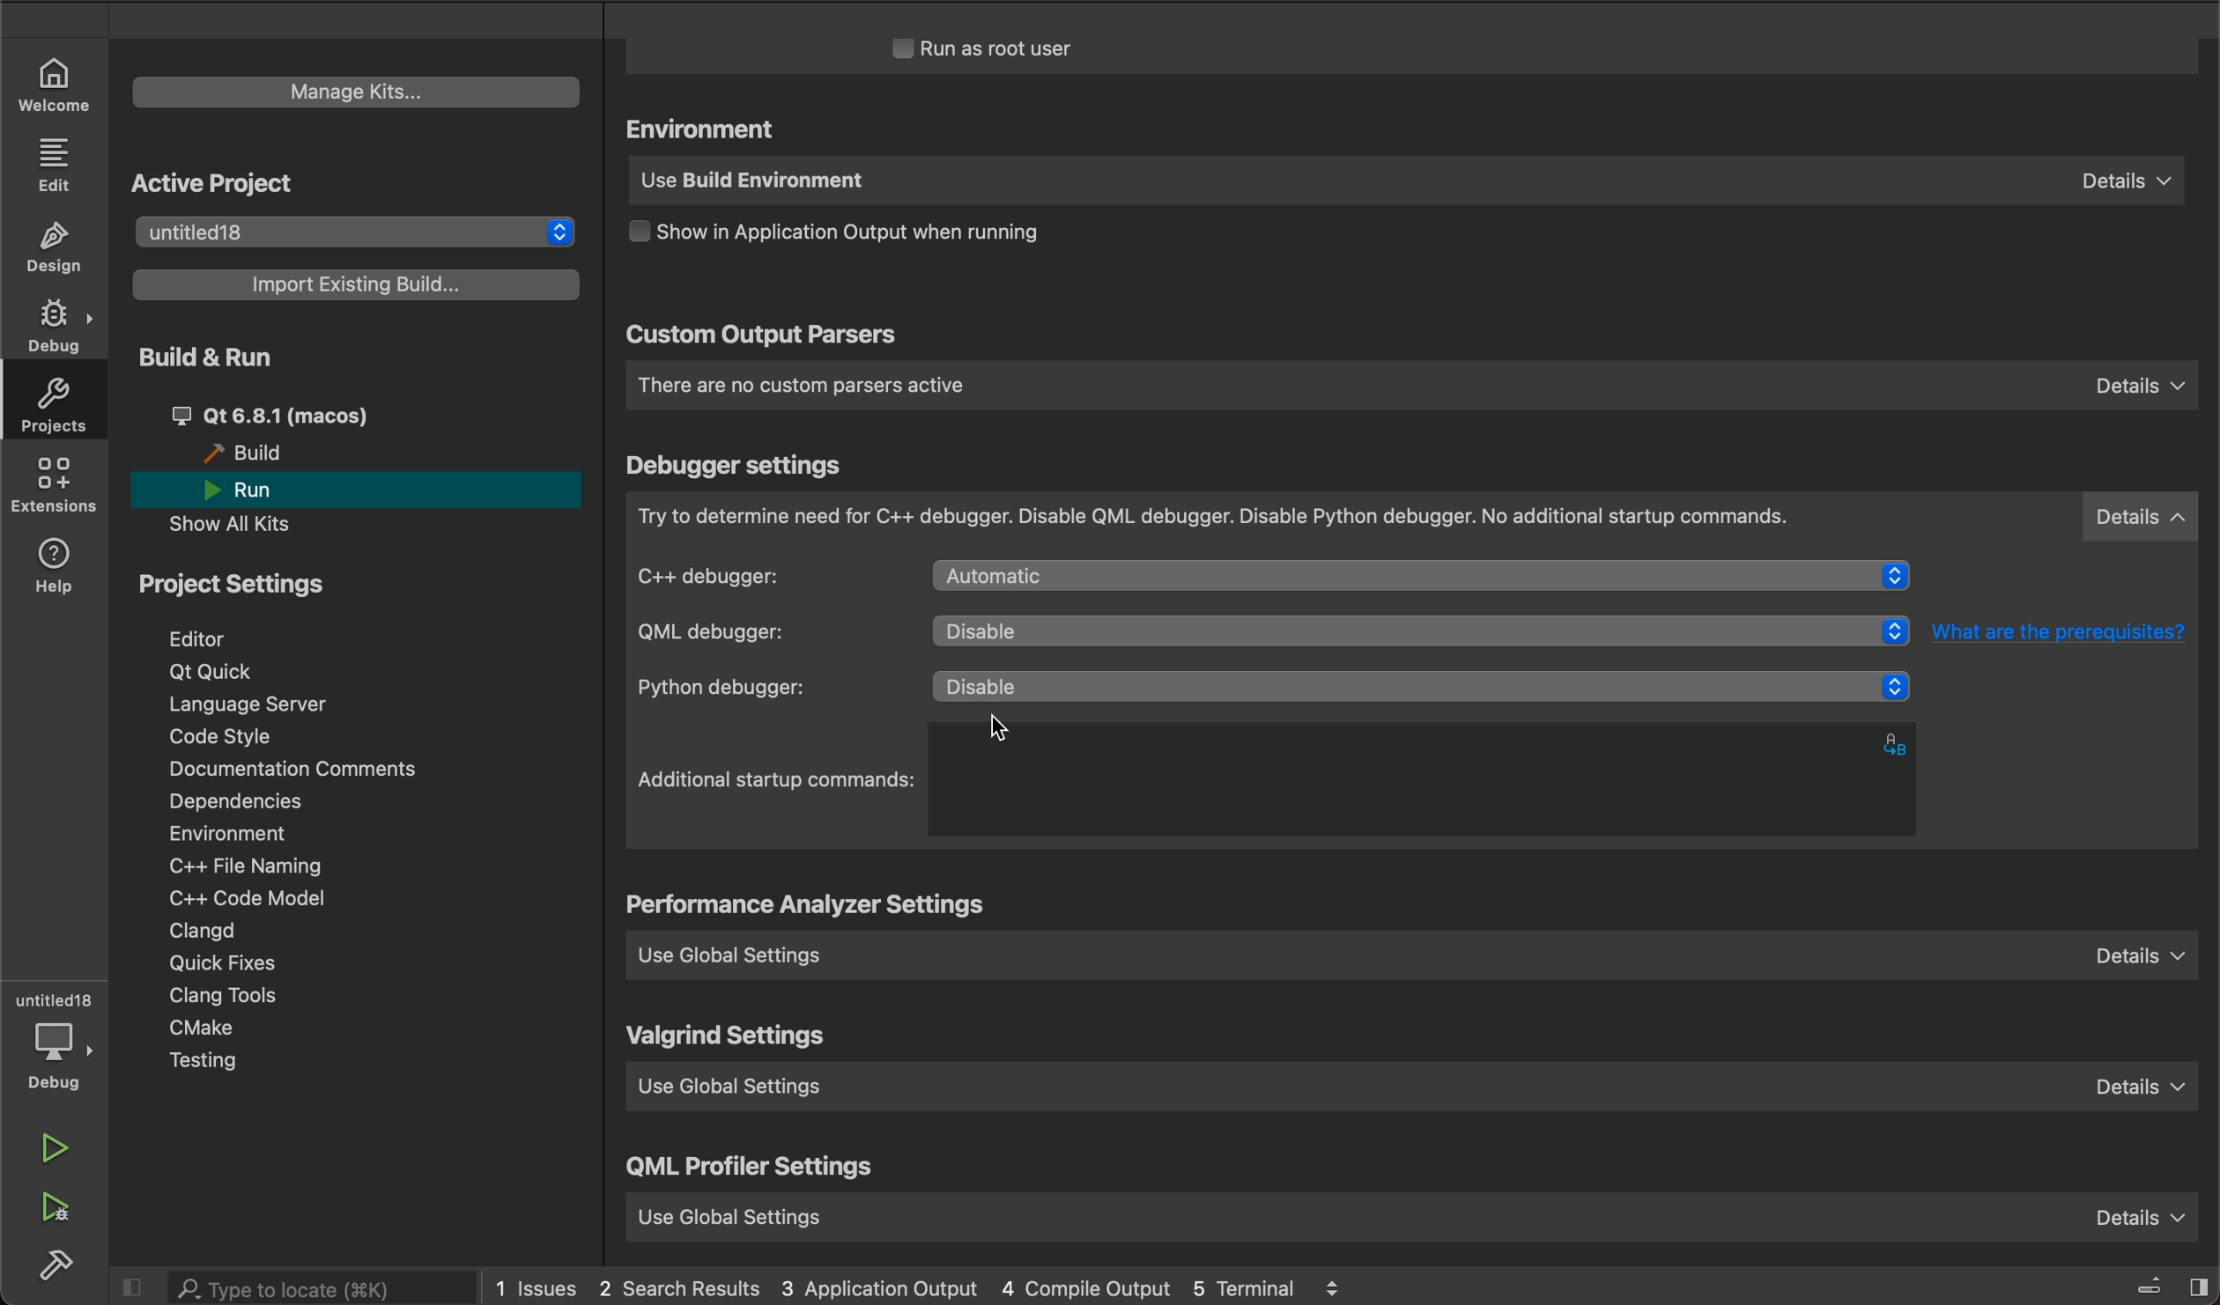 This screenshot has width=2220, height=1305. What do you see at coordinates (57, 489) in the screenshot?
I see `extensions` at bounding box center [57, 489].